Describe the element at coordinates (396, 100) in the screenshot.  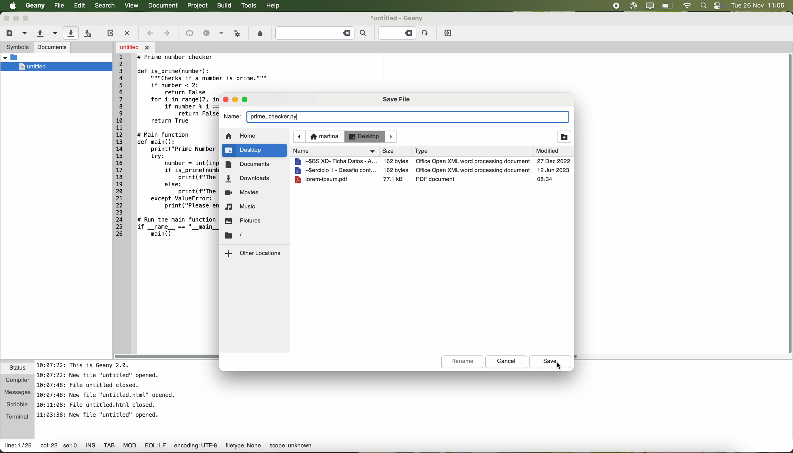
I see `save file` at that location.